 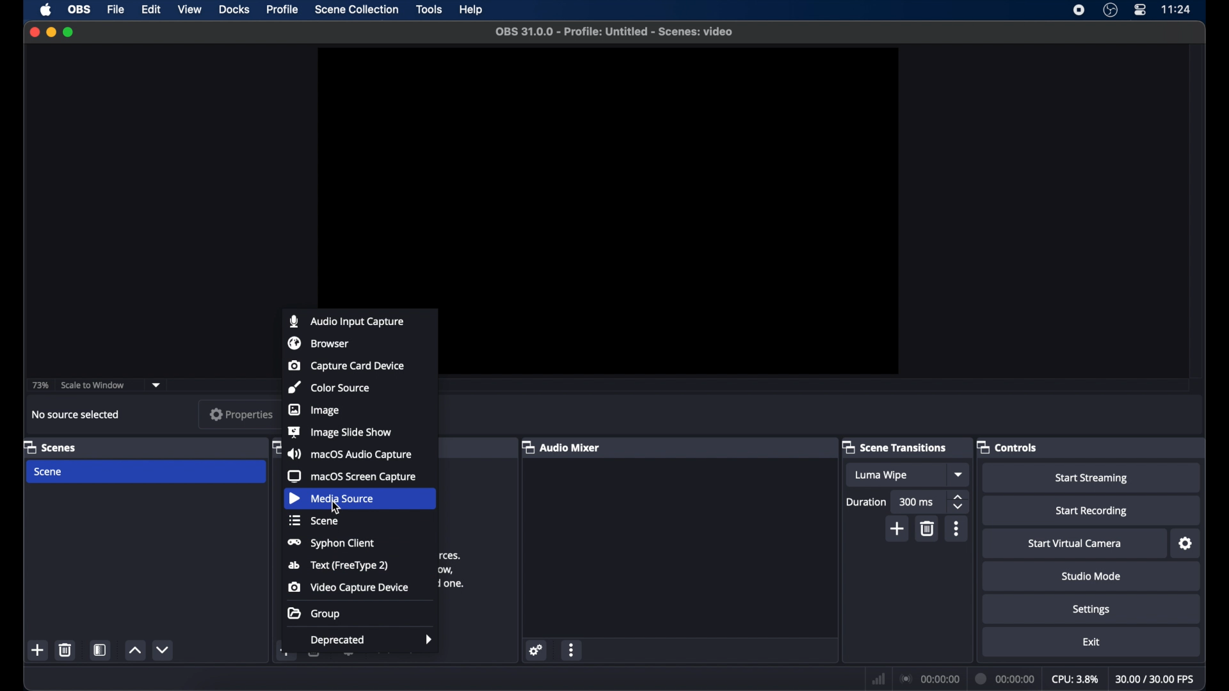 What do you see at coordinates (45, 10) in the screenshot?
I see `apple icon` at bounding box center [45, 10].